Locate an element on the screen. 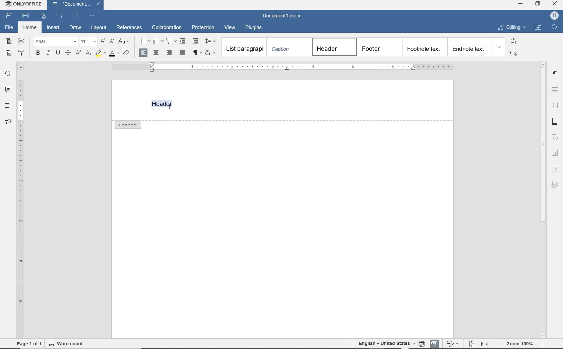 The width and height of the screenshot is (563, 349). set documentlanguage is located at coordinates (422, 343).